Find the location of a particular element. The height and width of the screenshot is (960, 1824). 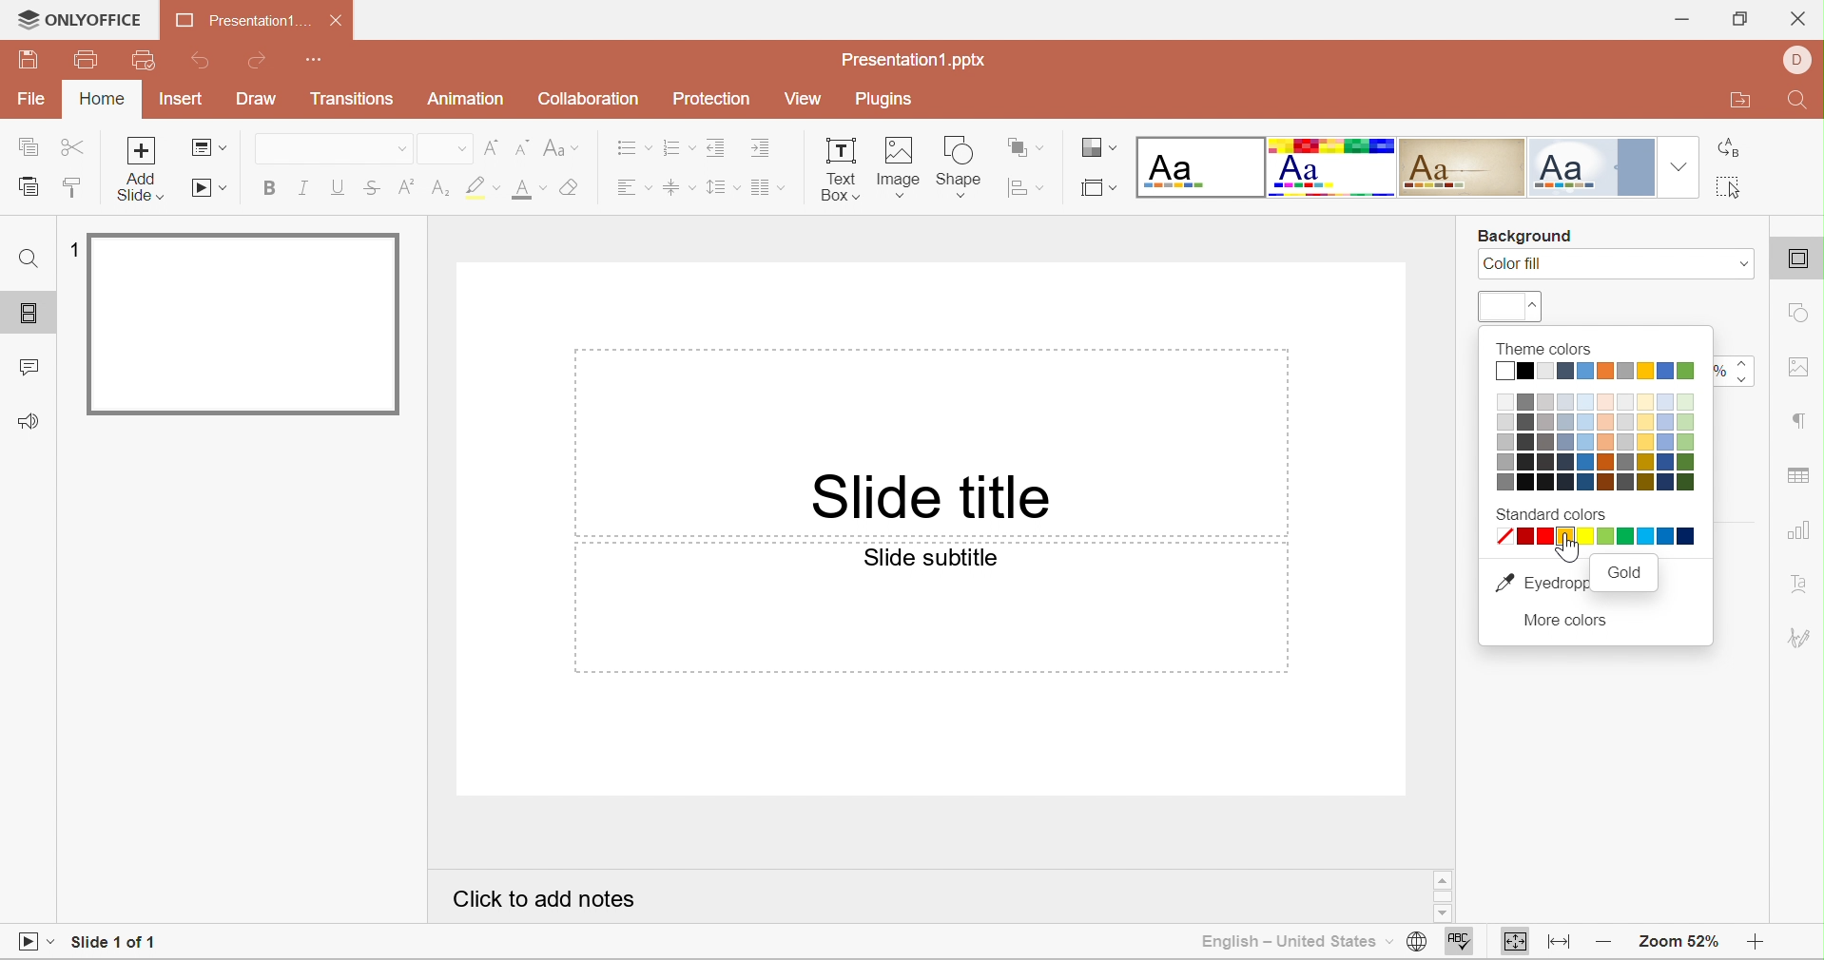

Plugins is located at coordinates (885, 102).